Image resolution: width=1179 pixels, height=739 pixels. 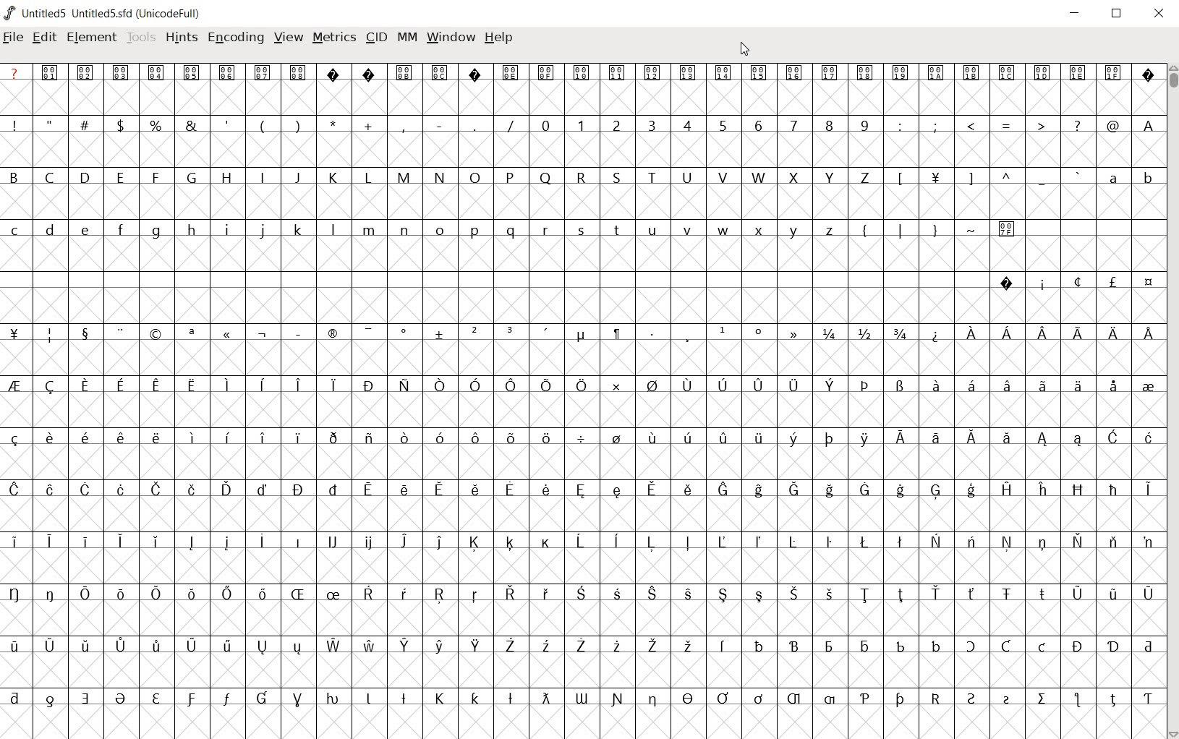 I want to click on Symbol, so click(x=51, y=644).